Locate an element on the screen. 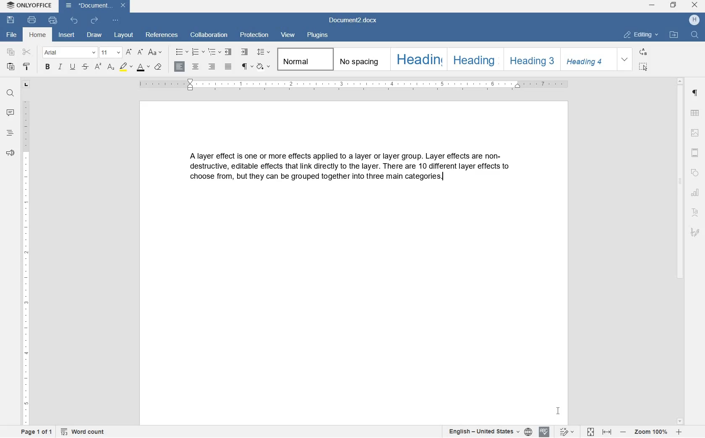 Image resolution: width=705 pixels, height=438 pixels. CLOSE is located at coordinates (694, 5).